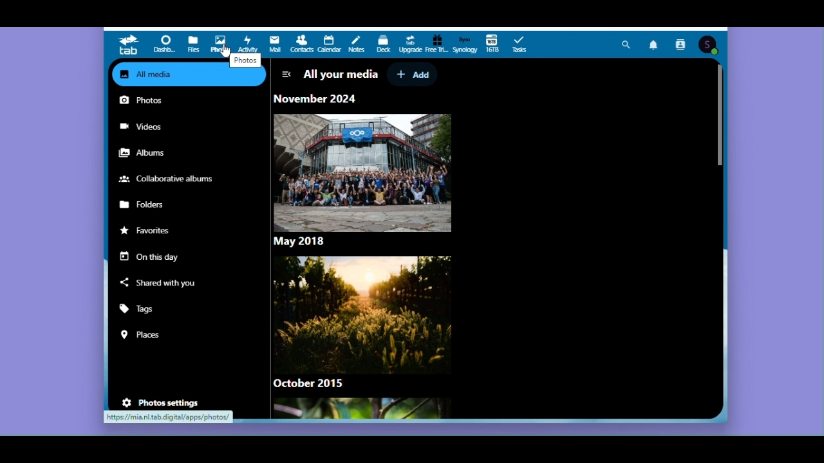 The height and width of the screenshot is (463, 824). I want to click on Photos, so click(156, 100).